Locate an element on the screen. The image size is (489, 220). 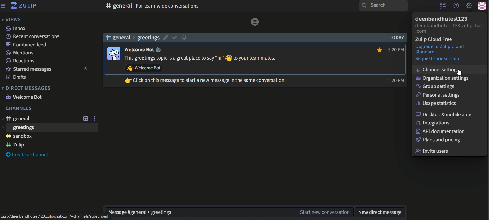
organization settings is located at coordinates (443, 78).